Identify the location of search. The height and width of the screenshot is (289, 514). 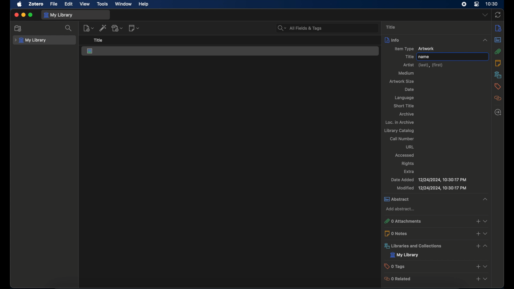
(69, 28).